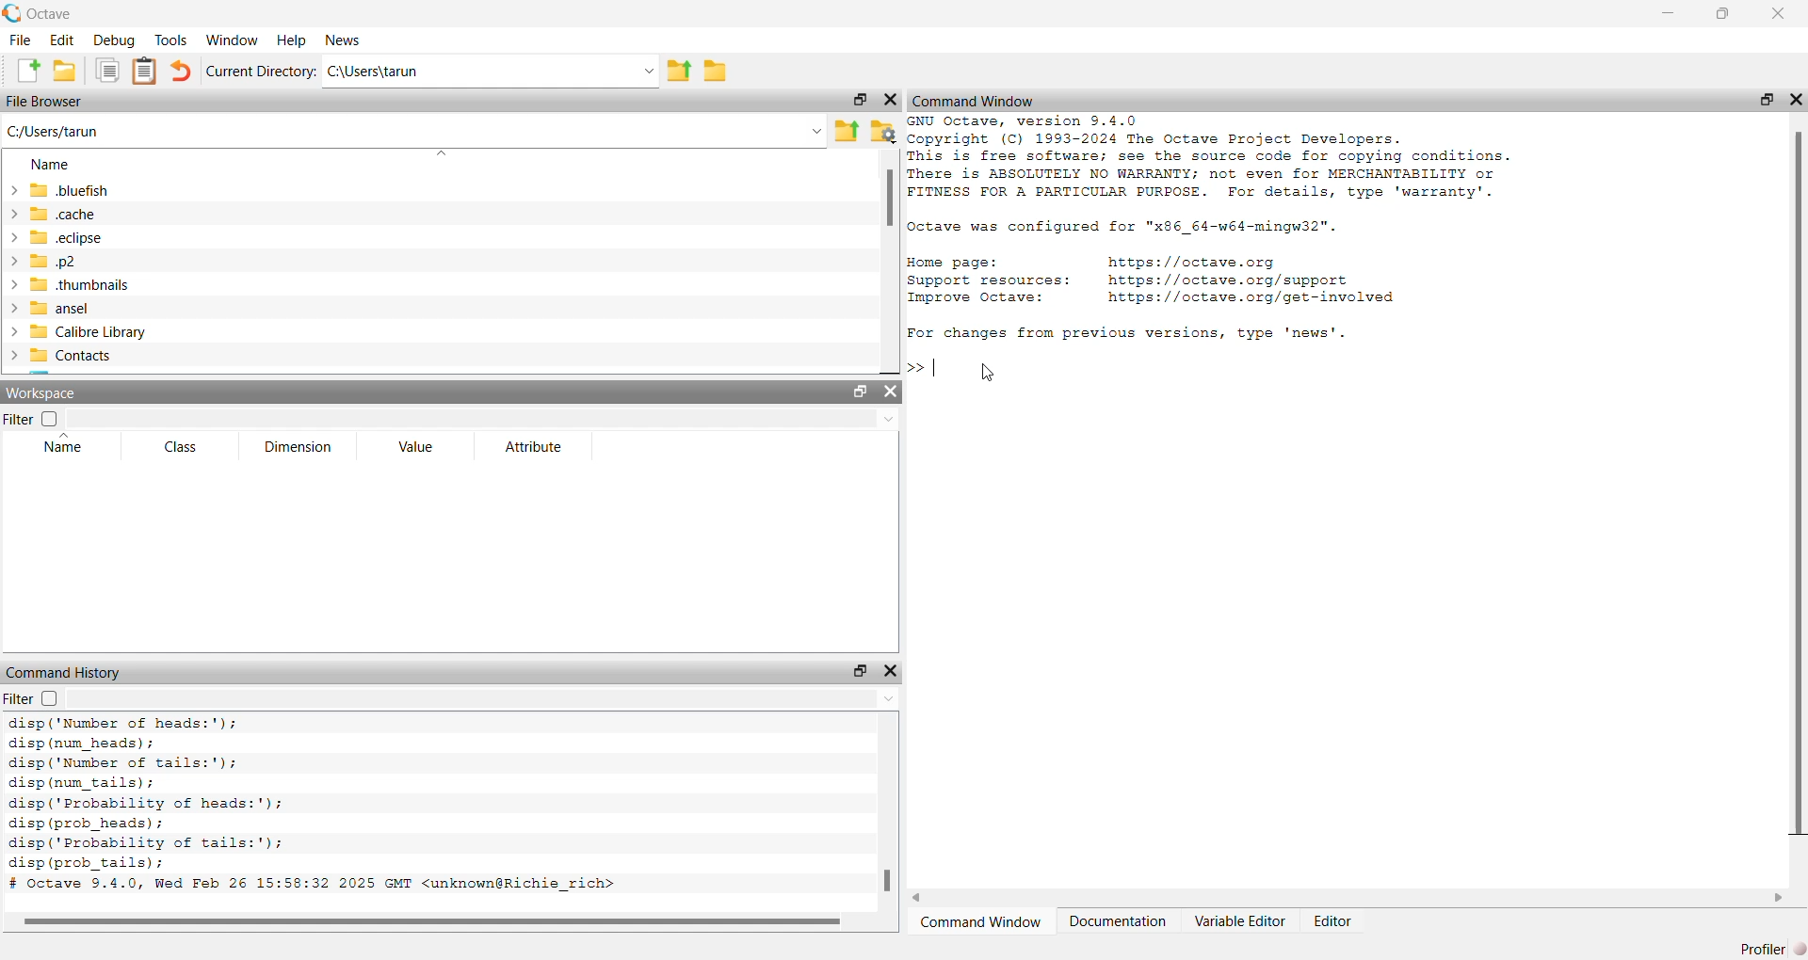 The image size is (1808, 960). Describe the element at coordinates (44, 101) in the screenshot. I see `File Browser` at that location.